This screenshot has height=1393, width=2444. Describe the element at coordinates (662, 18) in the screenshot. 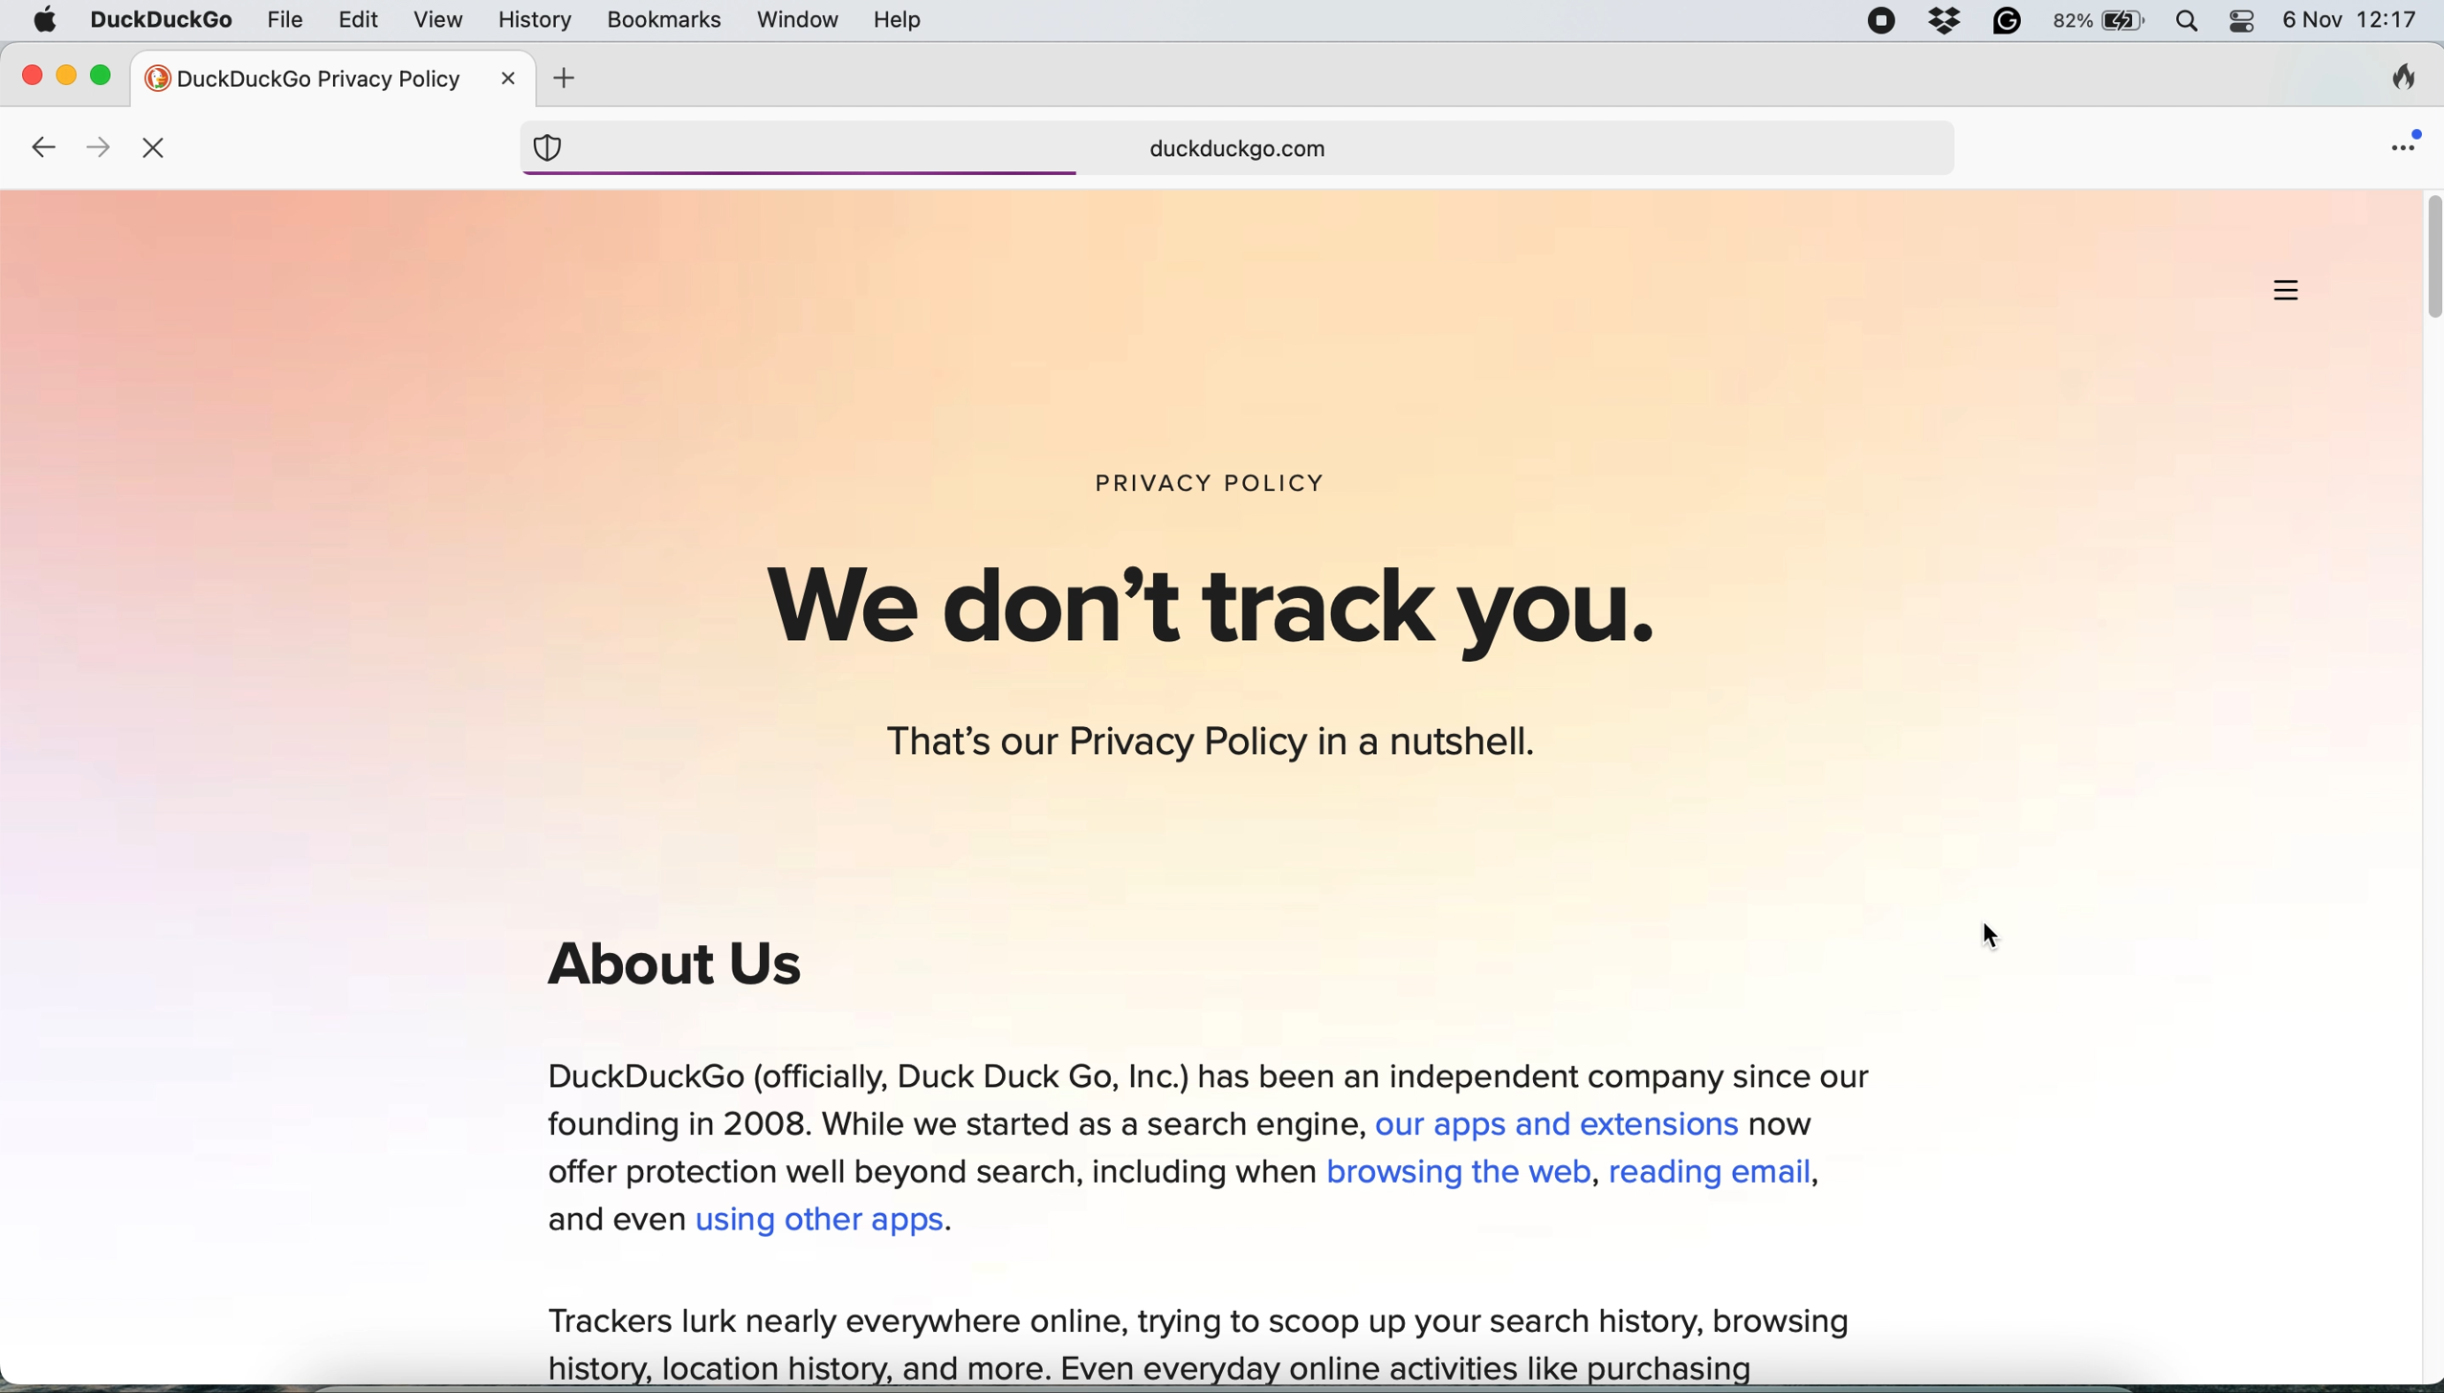

I see `bookmarks` at that location.